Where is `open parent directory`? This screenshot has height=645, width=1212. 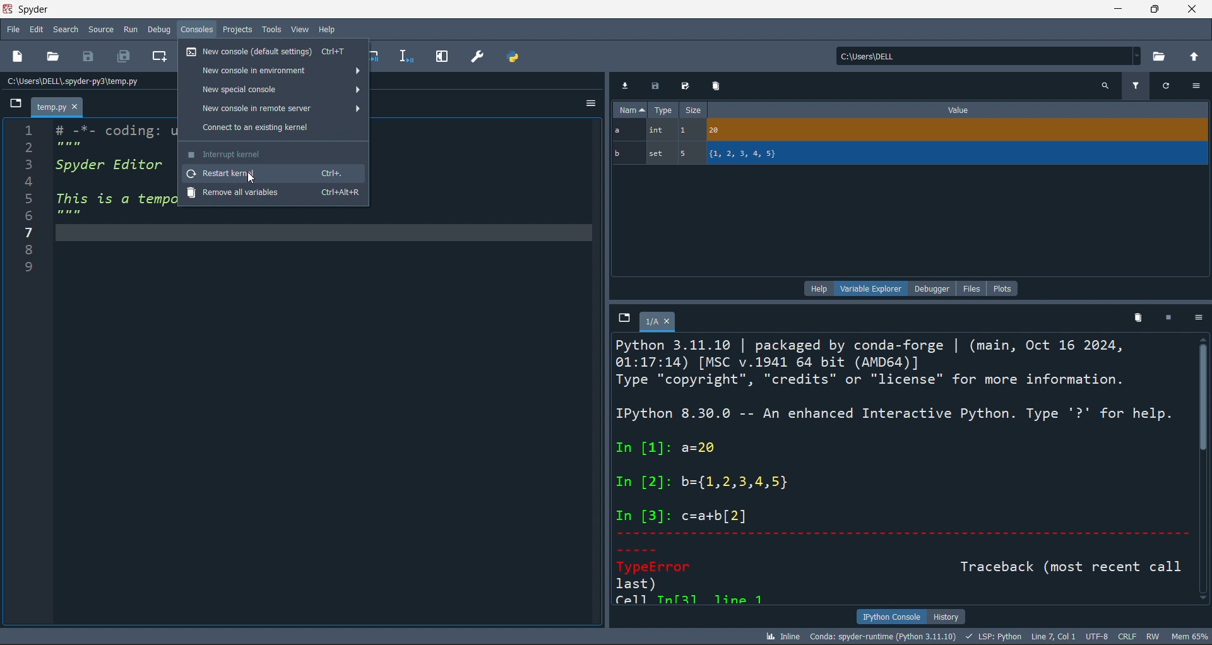
open parent directory is located at coordinates (1196, 57).